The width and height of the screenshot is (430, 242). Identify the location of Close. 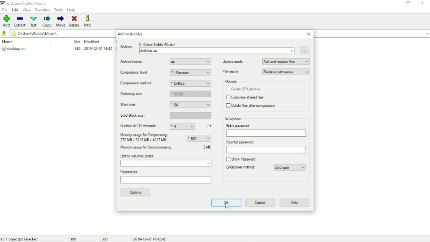
(309, 34).